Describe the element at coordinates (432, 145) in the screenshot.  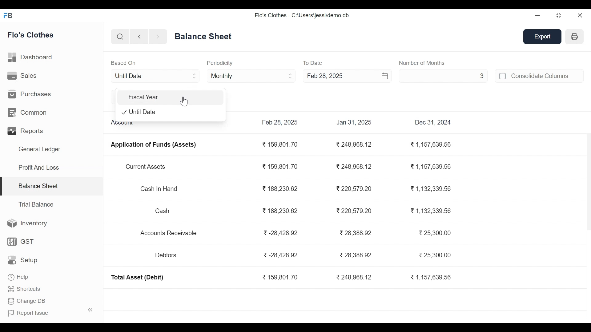
I see `1,157,639.56` at that location.